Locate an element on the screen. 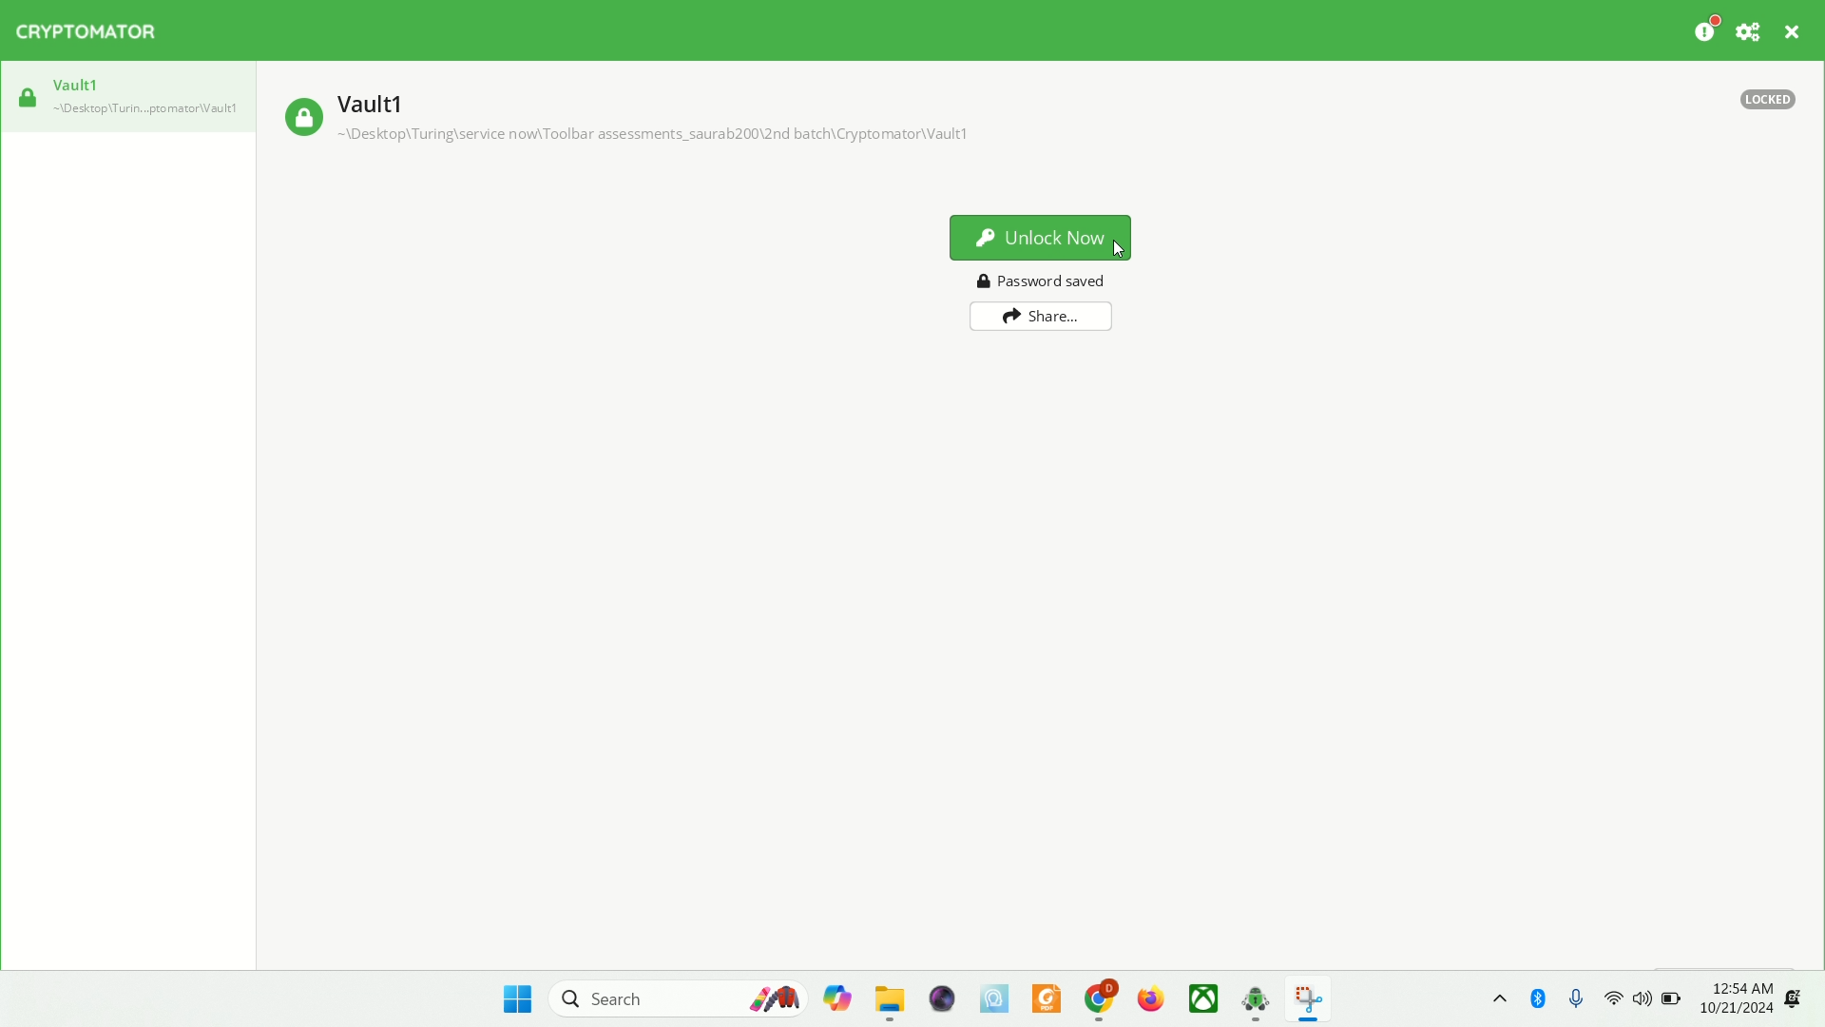  vault1 is located at coordinates (381, 102).